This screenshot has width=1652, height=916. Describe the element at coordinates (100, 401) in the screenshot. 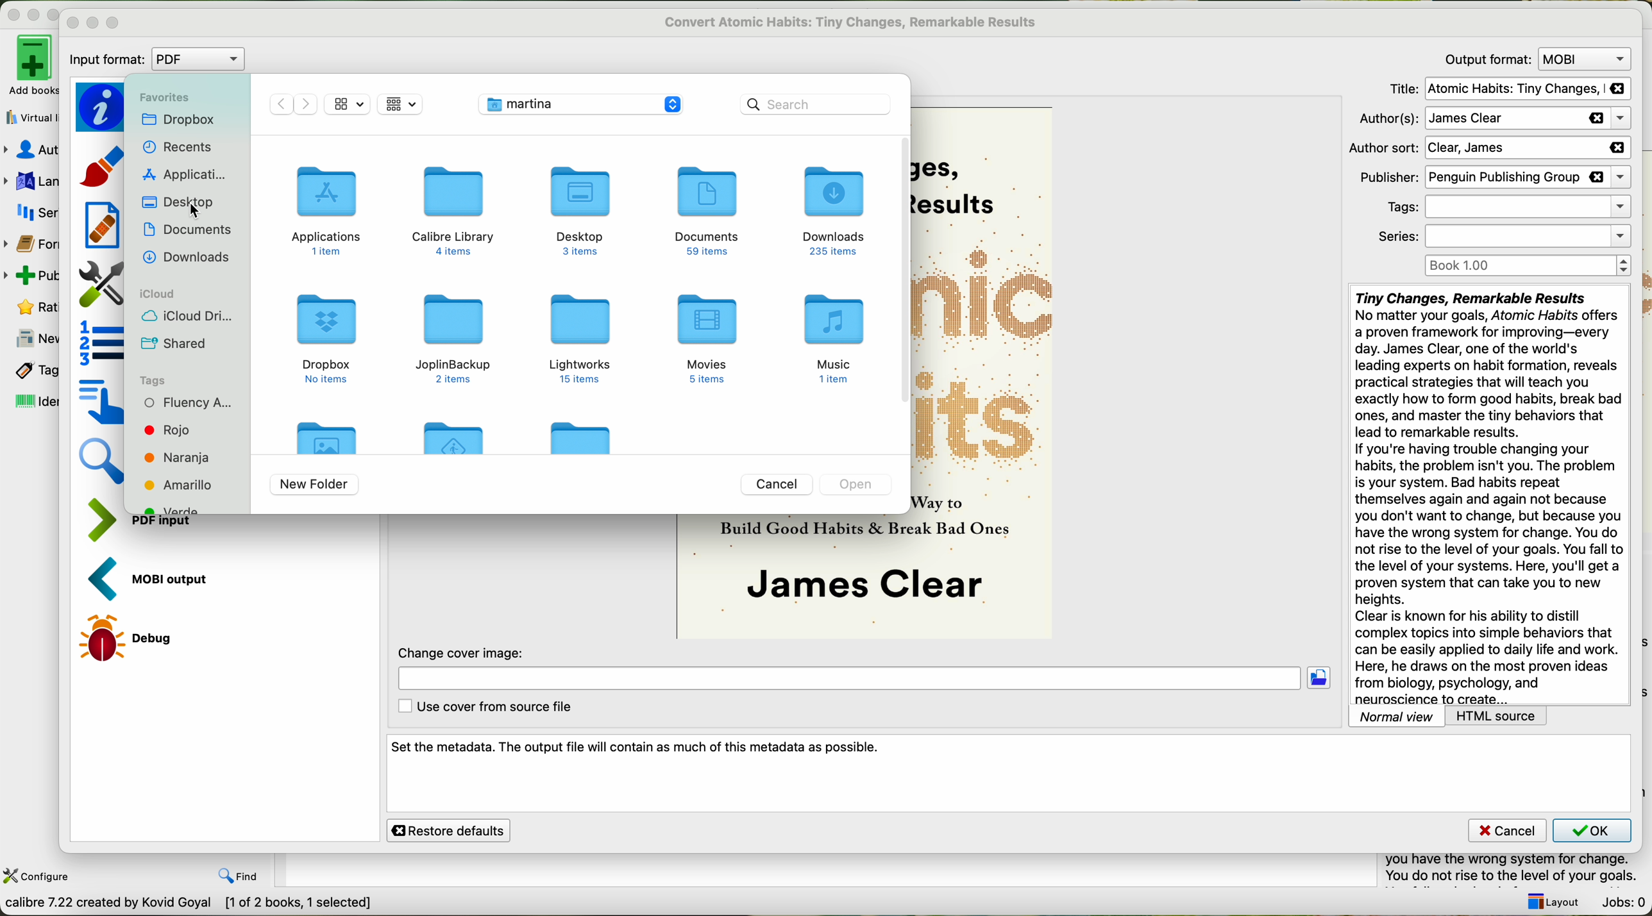

I see `table of contents` at that location.